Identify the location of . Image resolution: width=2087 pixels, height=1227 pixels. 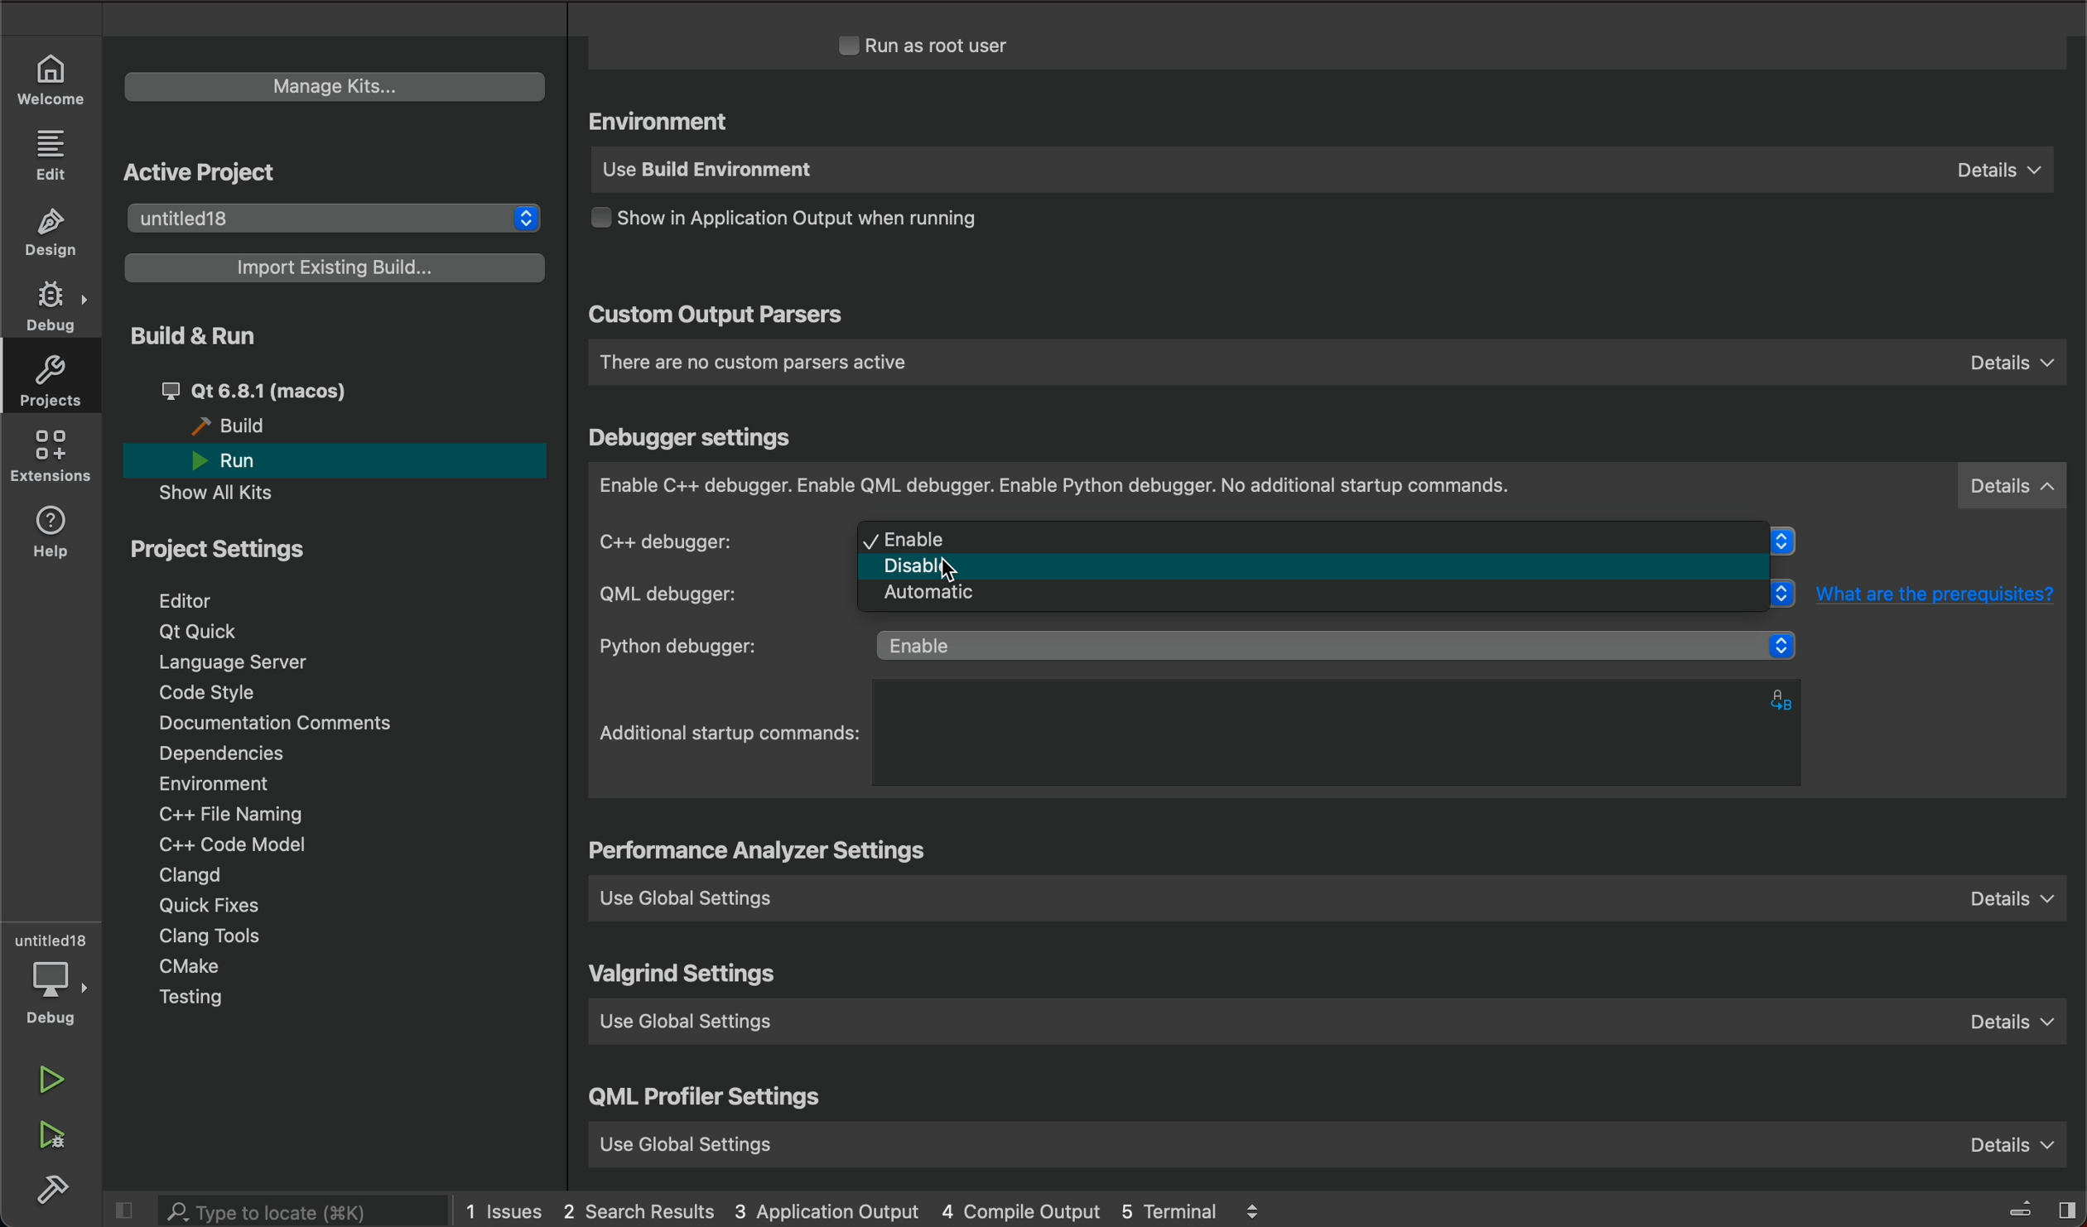
(1320, 566).